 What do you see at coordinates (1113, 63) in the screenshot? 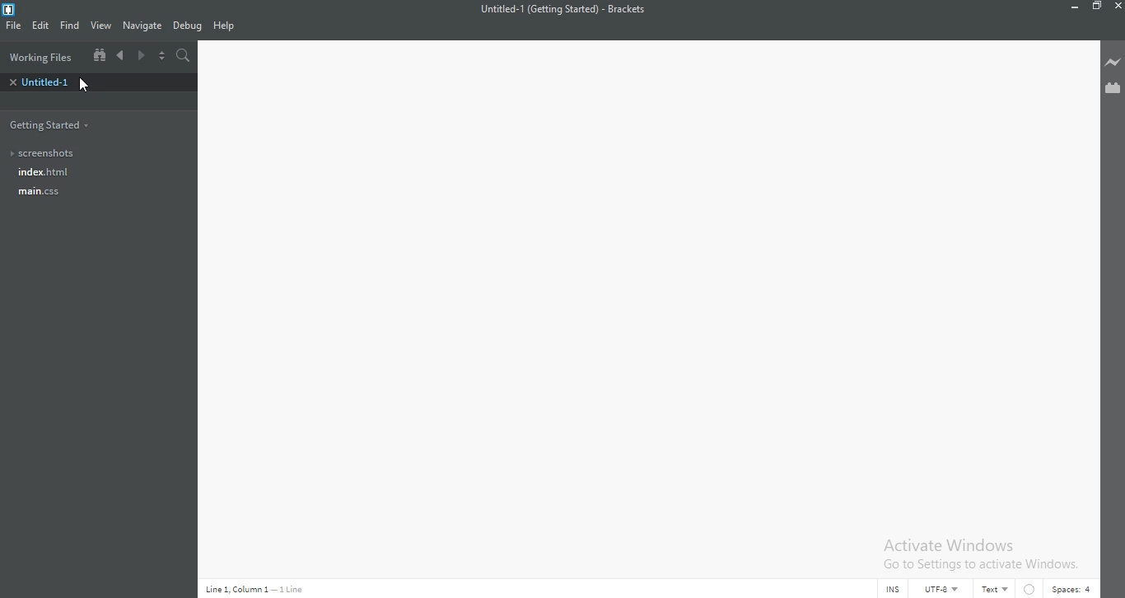
I see `Live preview` at bounding box center [1113, 63].